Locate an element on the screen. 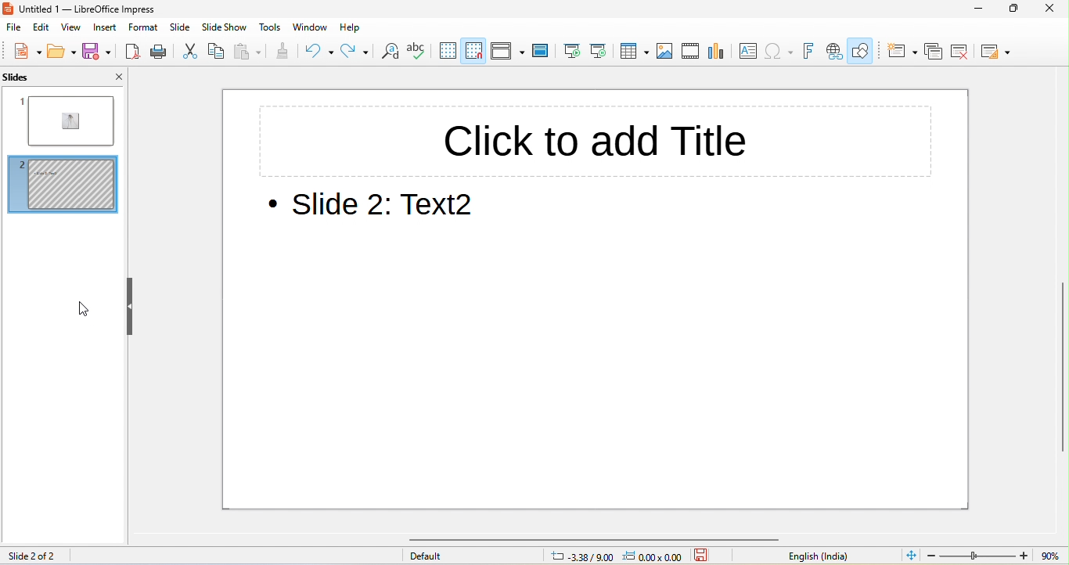 The image size is (1069, 565). start from first slide is located at coordinates (573, 51).